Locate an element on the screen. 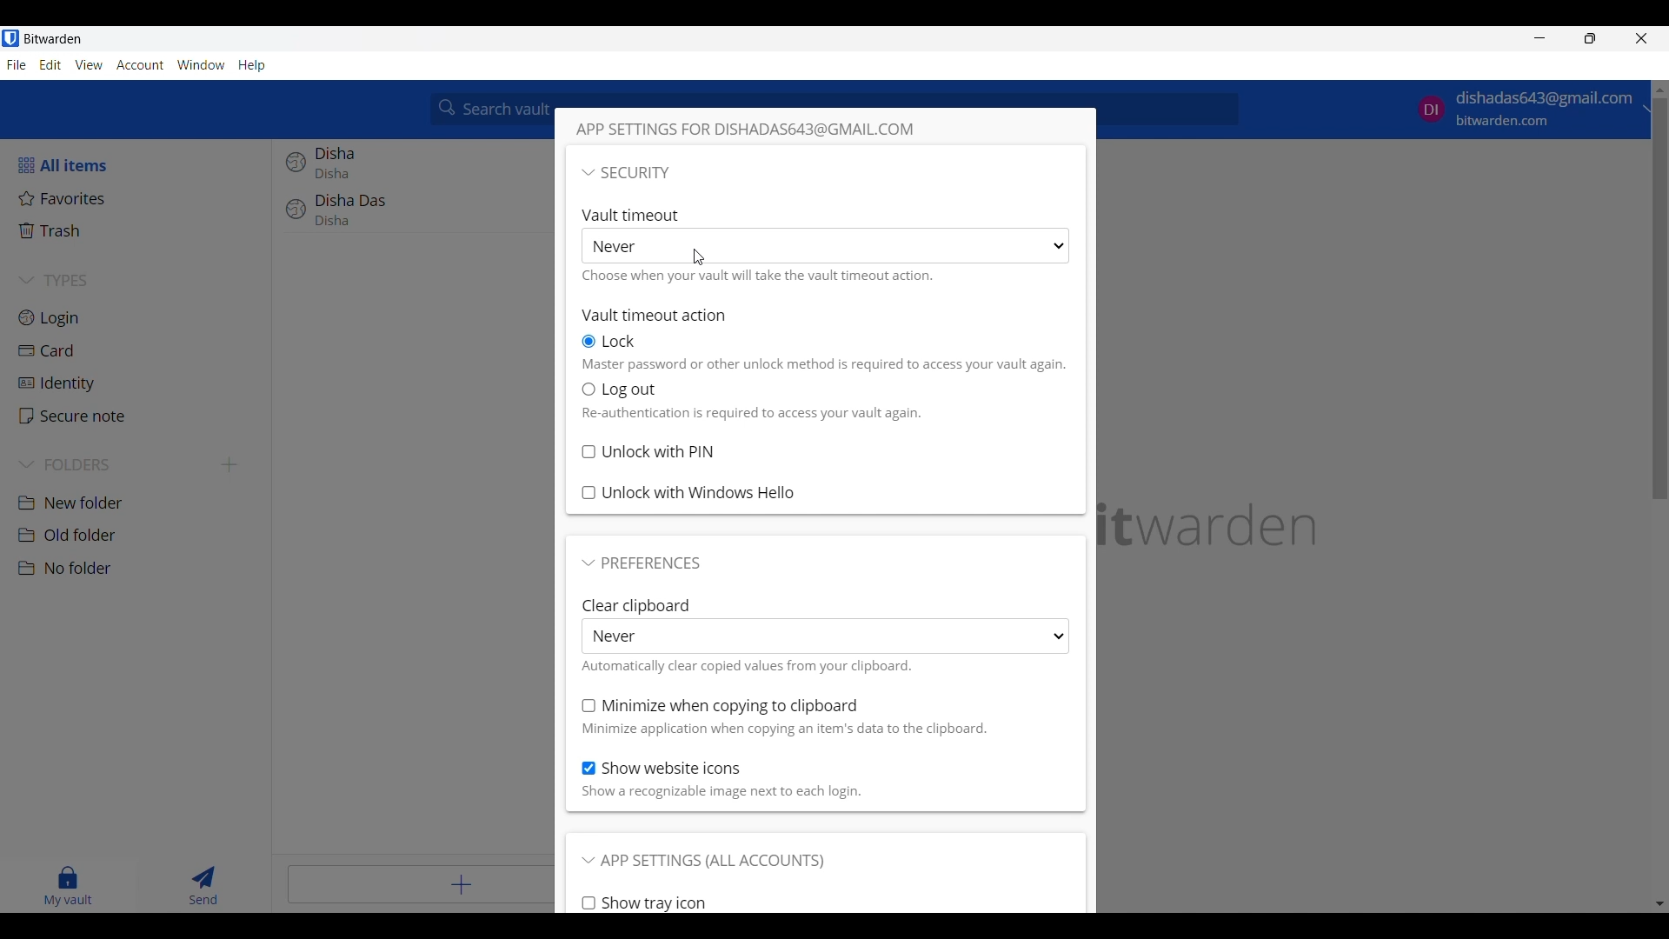 Image resolution: width=1669 pixels, height=939 pixels. All items is located at coordinates (138, 165).